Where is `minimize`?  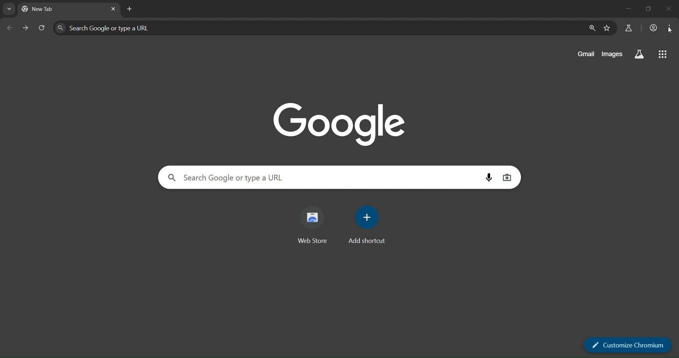 minimize is located at coordinates (622, 10).